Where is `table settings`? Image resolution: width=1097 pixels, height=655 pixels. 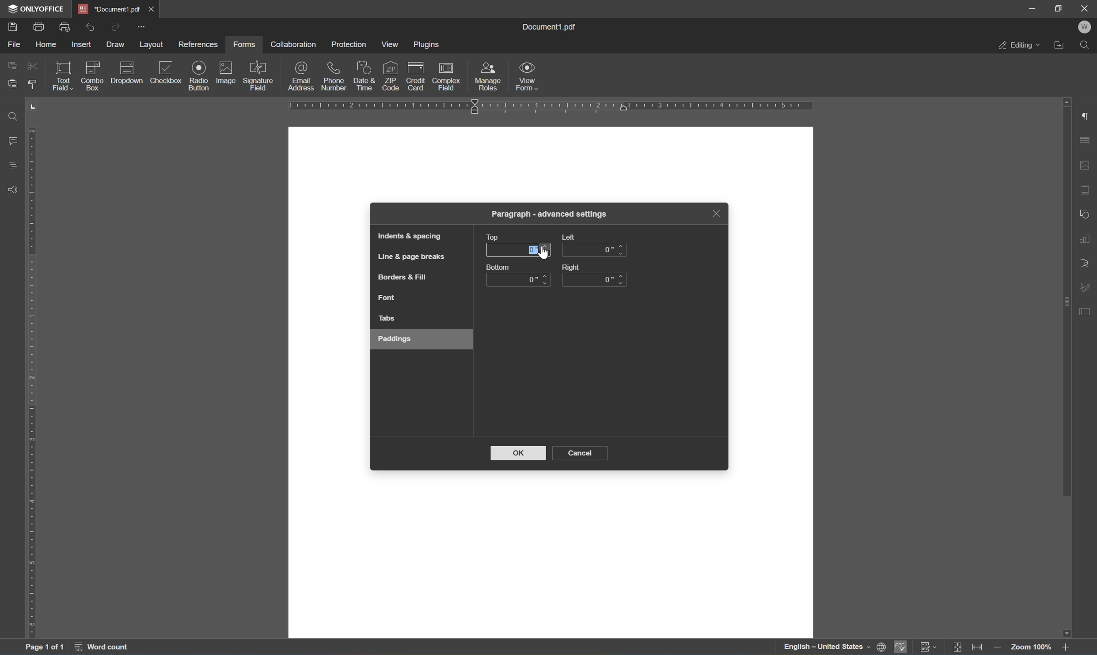
table settings is located at coordinates (1086, 143).